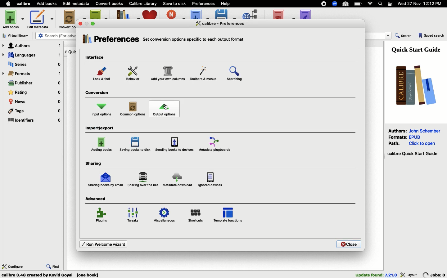 The image size is (447, 278). What do you see at coordinates (102, 216) in the screenshot?
I see `Plugins` at bounding box center [102, 216].